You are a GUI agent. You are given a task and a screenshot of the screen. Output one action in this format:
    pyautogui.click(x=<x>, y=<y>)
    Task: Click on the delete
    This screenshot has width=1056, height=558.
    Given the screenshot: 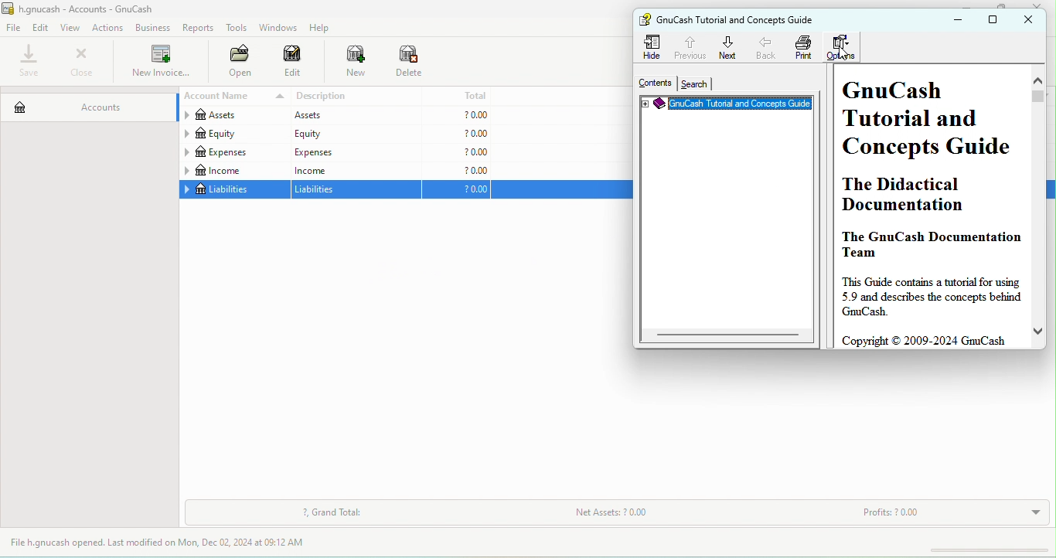 What is the action you would take?
    pyautogui.click(x=410, y=63)
    